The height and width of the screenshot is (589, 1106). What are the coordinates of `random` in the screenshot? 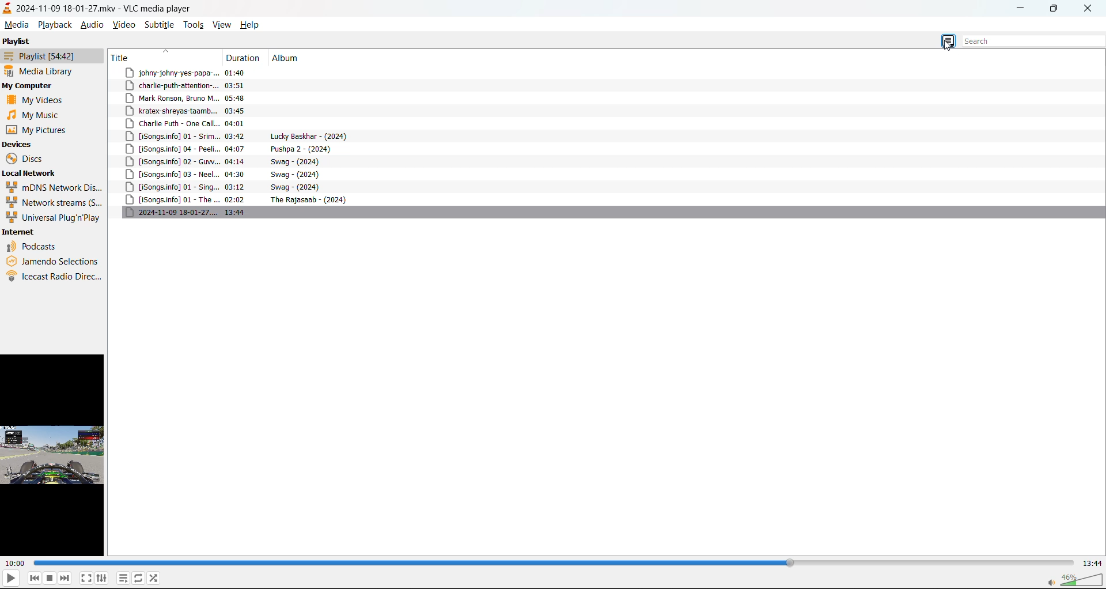 It's located at (156, 576).